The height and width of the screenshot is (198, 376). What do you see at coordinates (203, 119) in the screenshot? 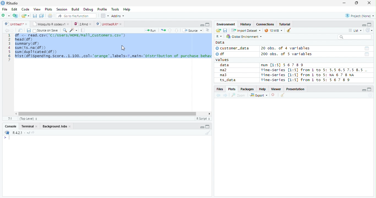
I see `R script` at bounding box center [203, 119].